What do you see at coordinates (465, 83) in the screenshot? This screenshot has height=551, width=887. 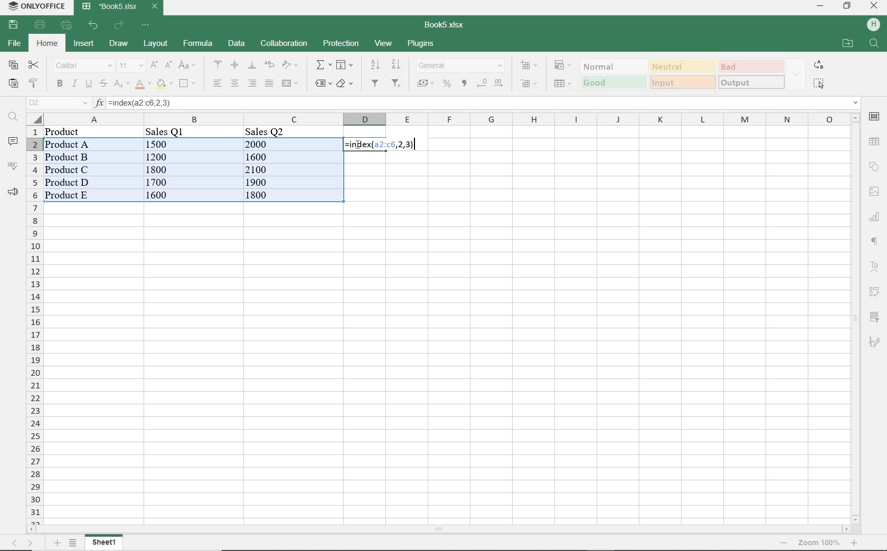 I see `comma style` at bounding box center [465, 83].